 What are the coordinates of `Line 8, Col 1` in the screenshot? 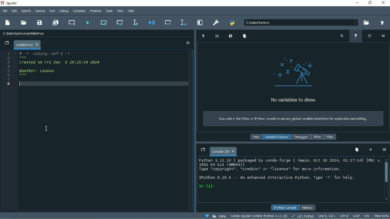 It's located at (326, 216).